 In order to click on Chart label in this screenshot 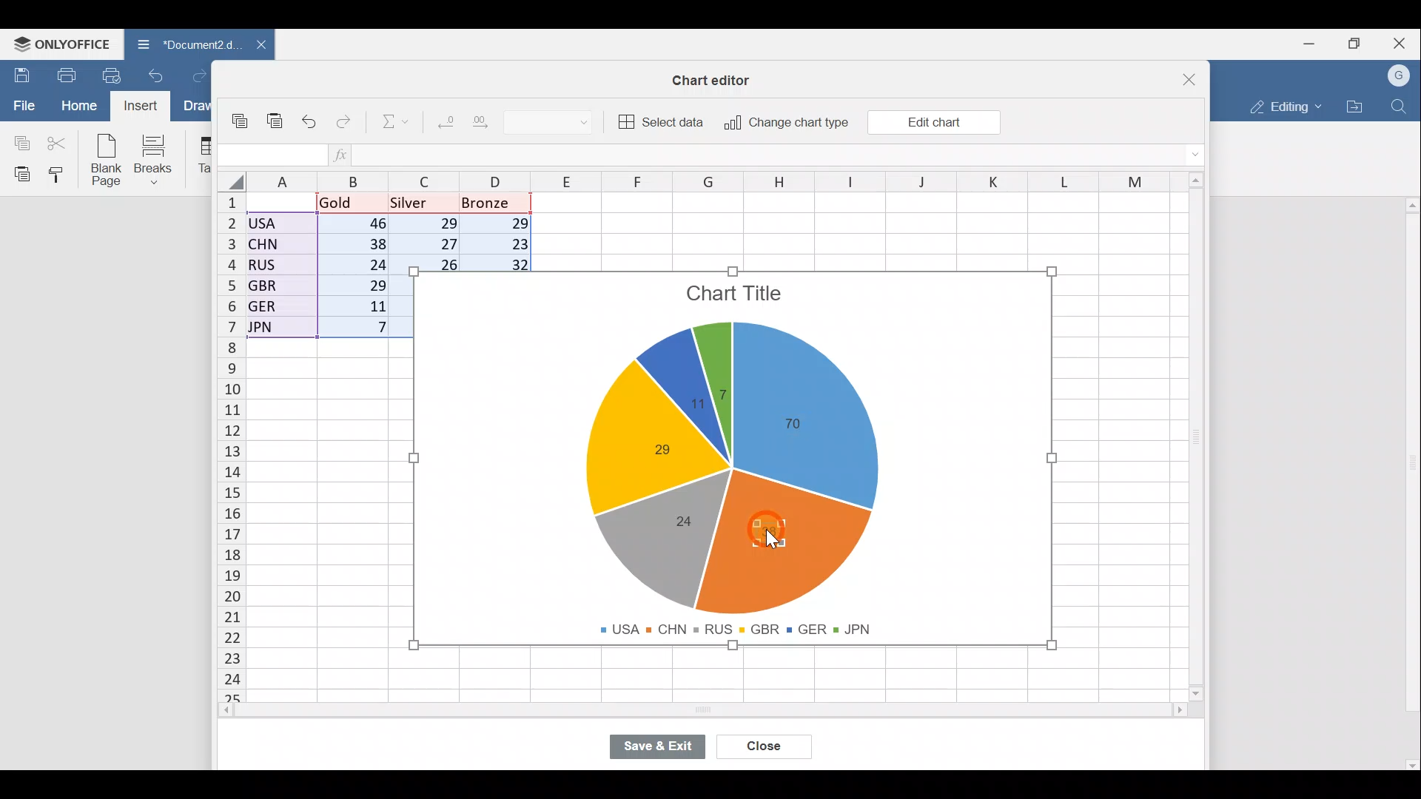, I will do `click(651, 449)`.